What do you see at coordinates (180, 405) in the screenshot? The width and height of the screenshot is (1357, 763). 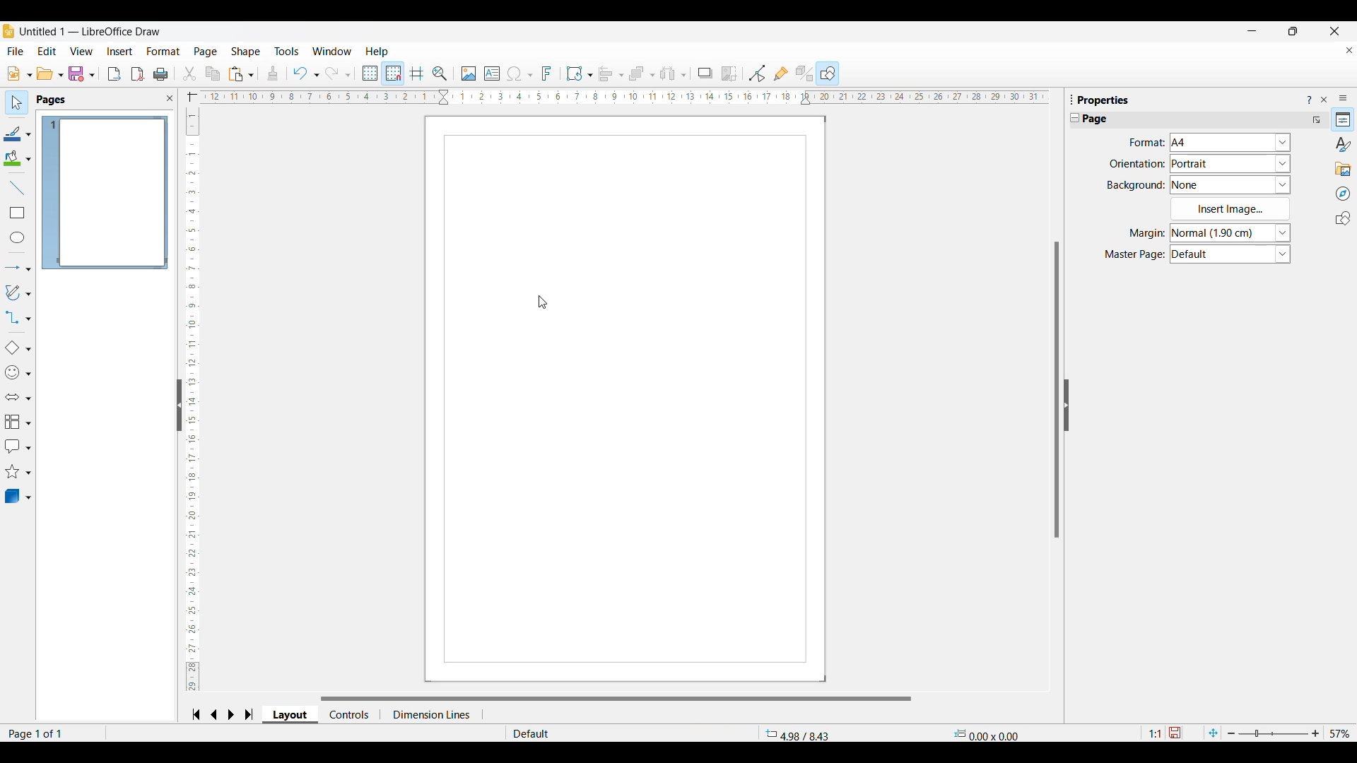 I see `Click to collapse side bar` at bounding box center [180, 405].